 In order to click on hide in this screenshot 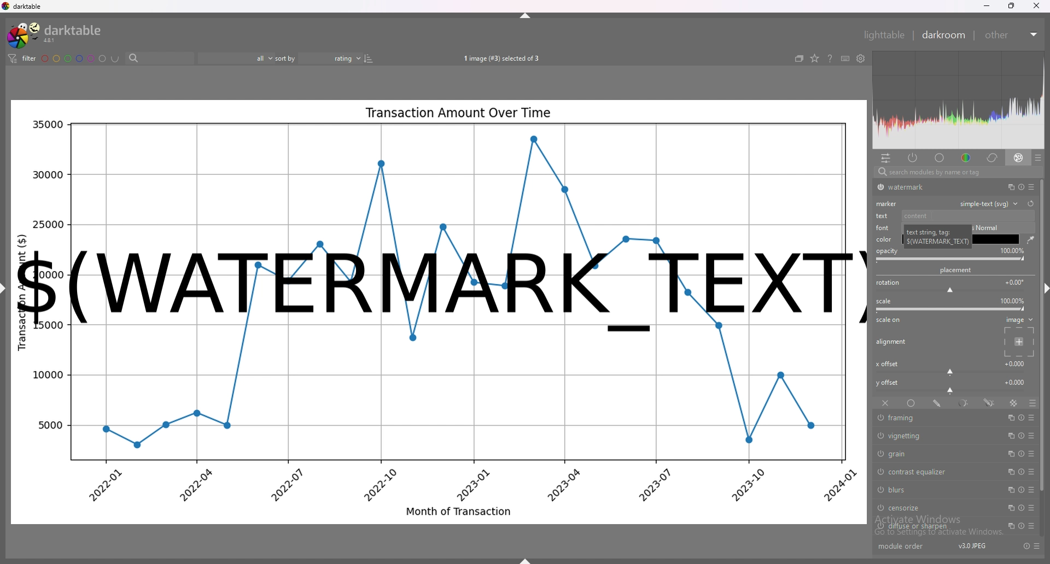, I will do `click(524, 560)`.